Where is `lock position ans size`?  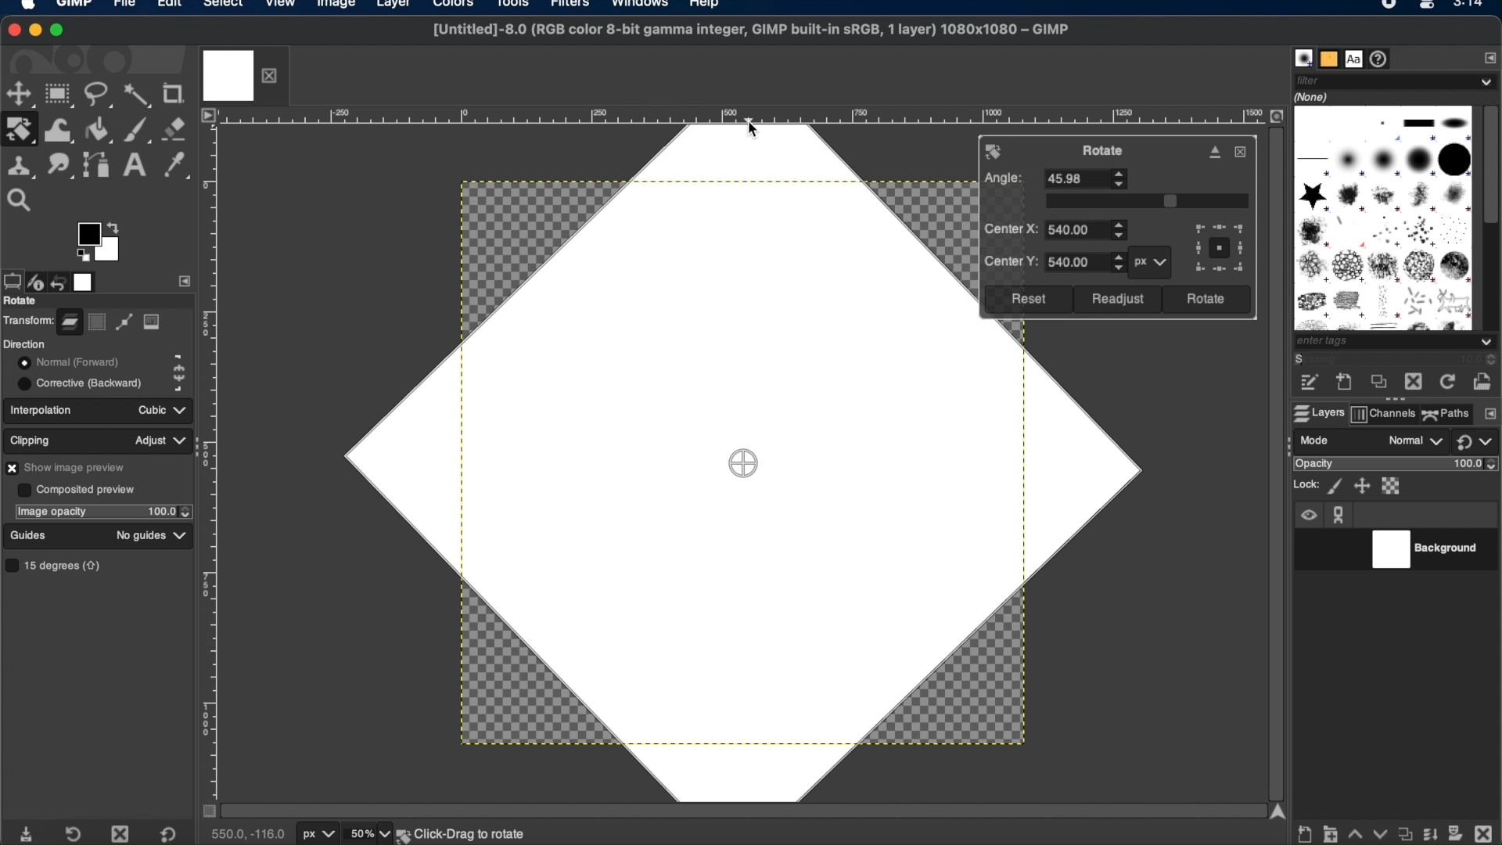 lock position ans size is located at coordinates (1360, 486).